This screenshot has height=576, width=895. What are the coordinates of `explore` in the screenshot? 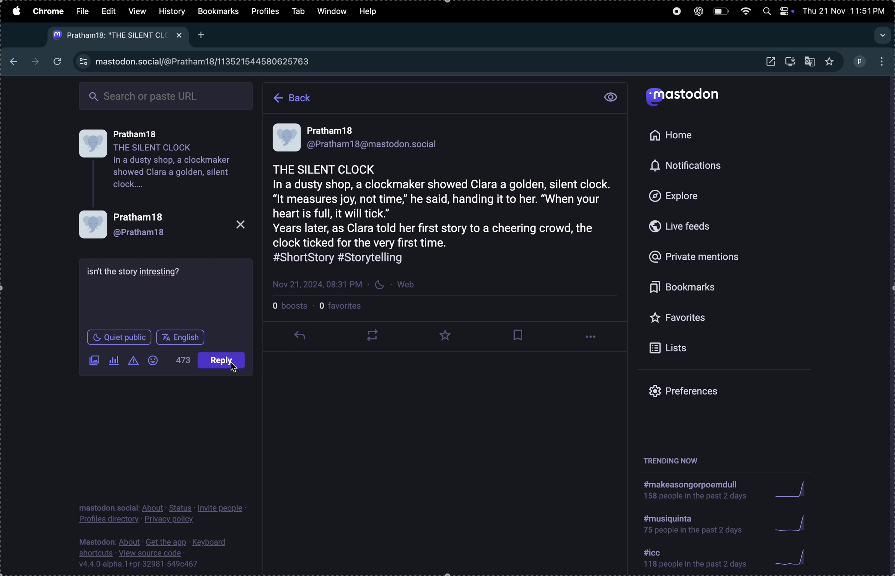 It's located at (687, 196).